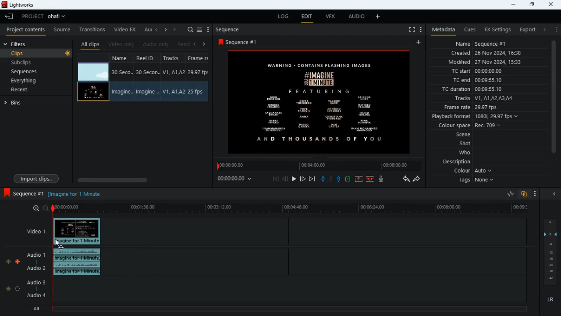  What do you see at coordinates (497, 29) in the screenshot?
I see `fx settings` at bounding box center [497, 29].